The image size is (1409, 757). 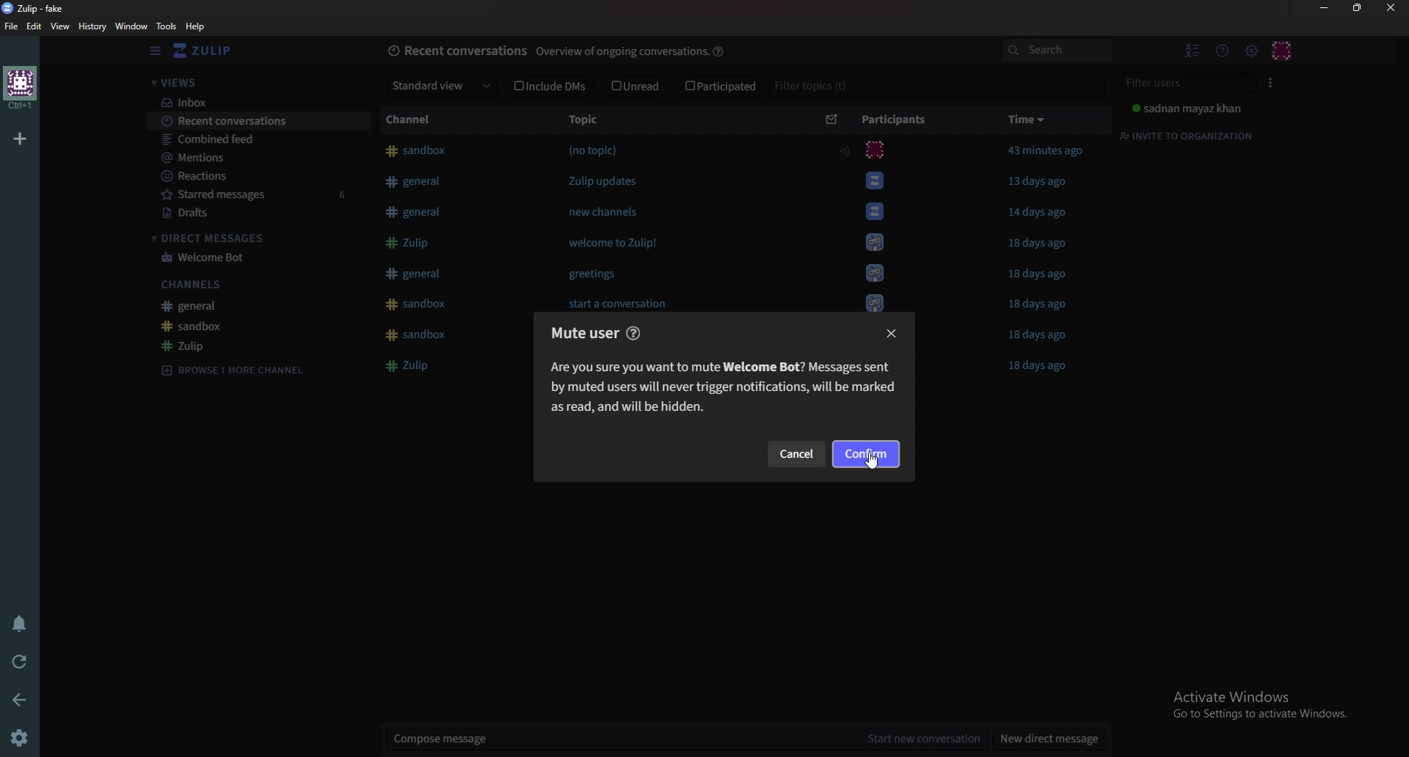 I want to click on  Personal menu, so click(x=1282, y=50).